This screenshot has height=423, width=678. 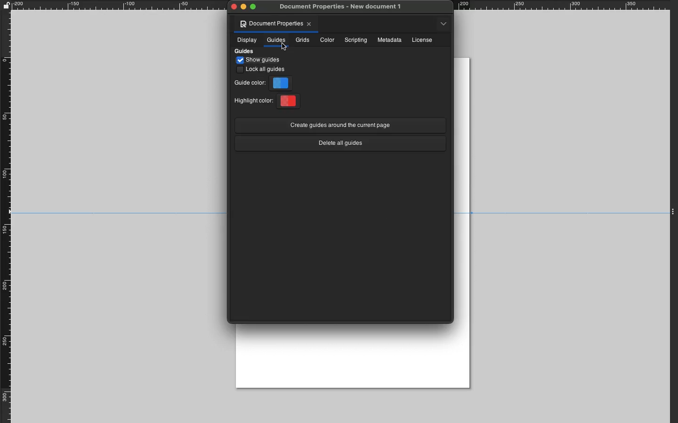 What do you see at coordinates (328, 39) in the screenshot?
I see `Color` at bounding box center [328, 39].